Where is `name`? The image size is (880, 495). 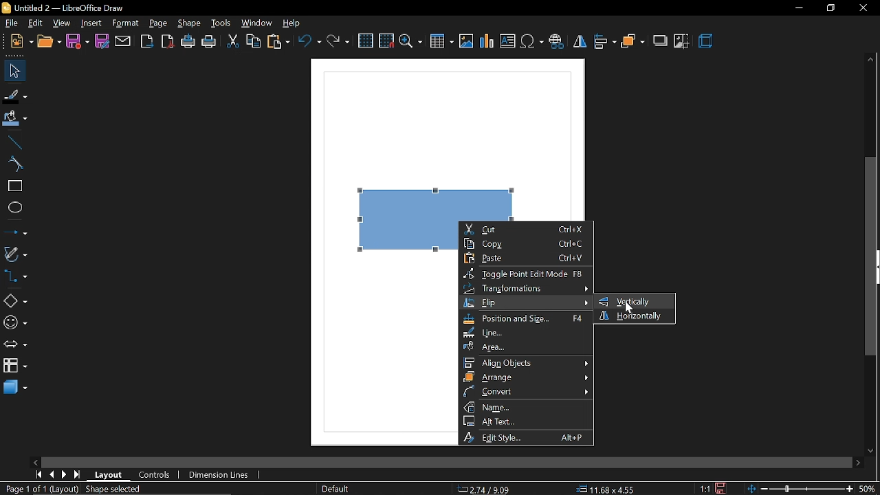 name is located at coordinates (527, 406).